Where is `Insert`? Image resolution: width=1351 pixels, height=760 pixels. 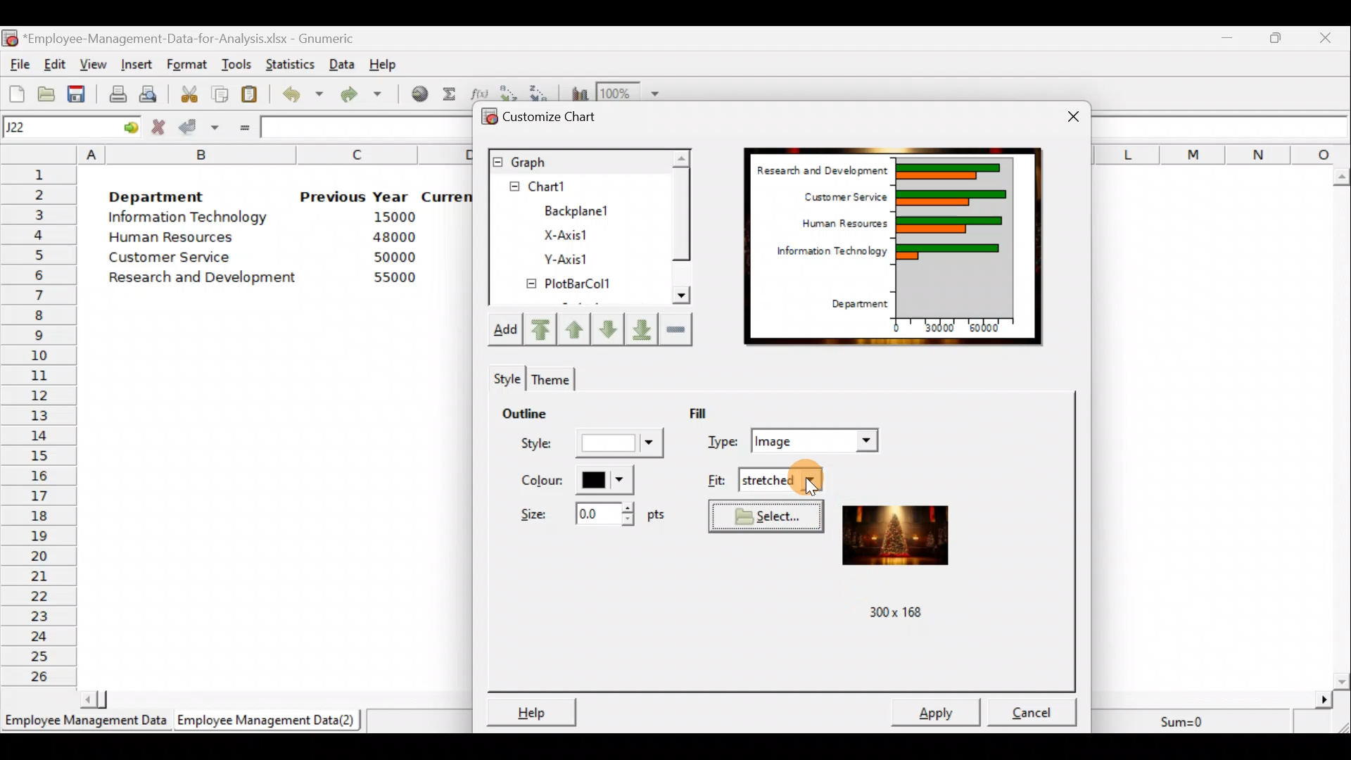 Insert is located at coordinates (139, 63).